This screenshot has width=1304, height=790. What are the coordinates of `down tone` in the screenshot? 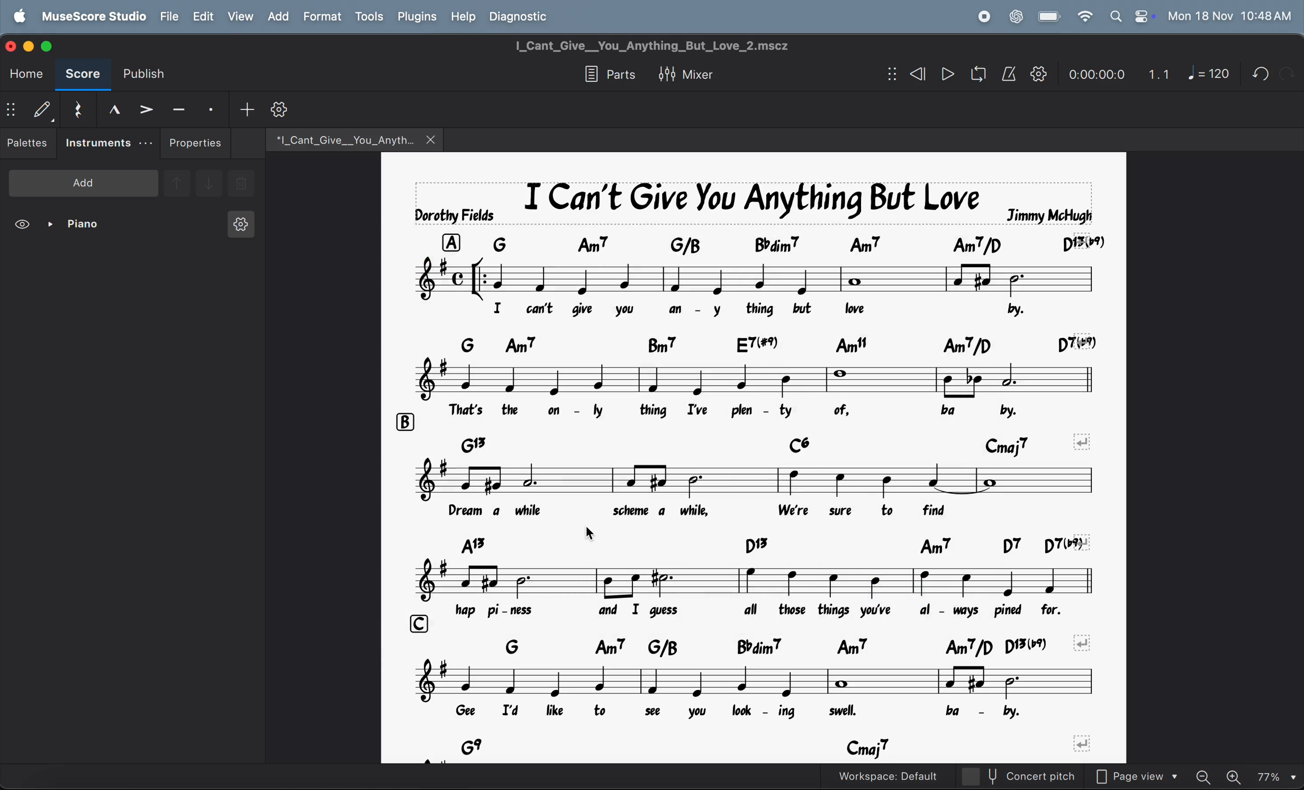 It's located at (210, 184).